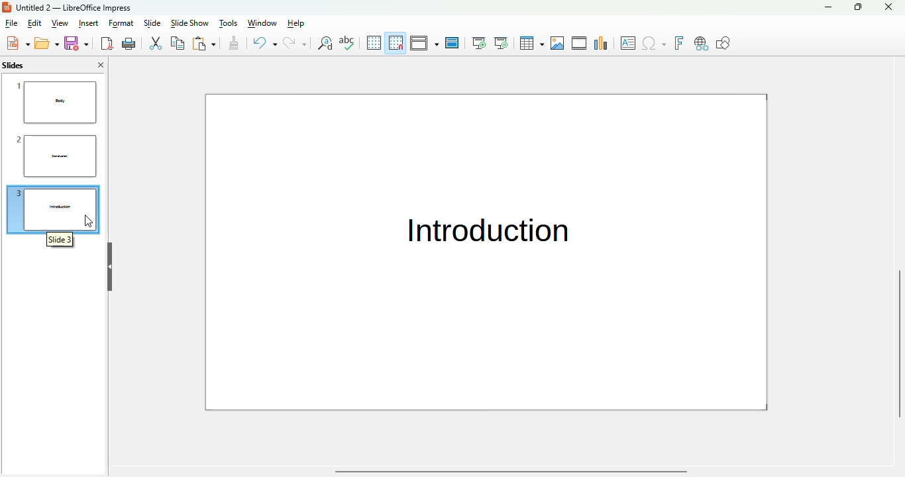  What do you see at coordinates (76, 43) in the screenshot?
I see `save` at bounding box center [76, 43].